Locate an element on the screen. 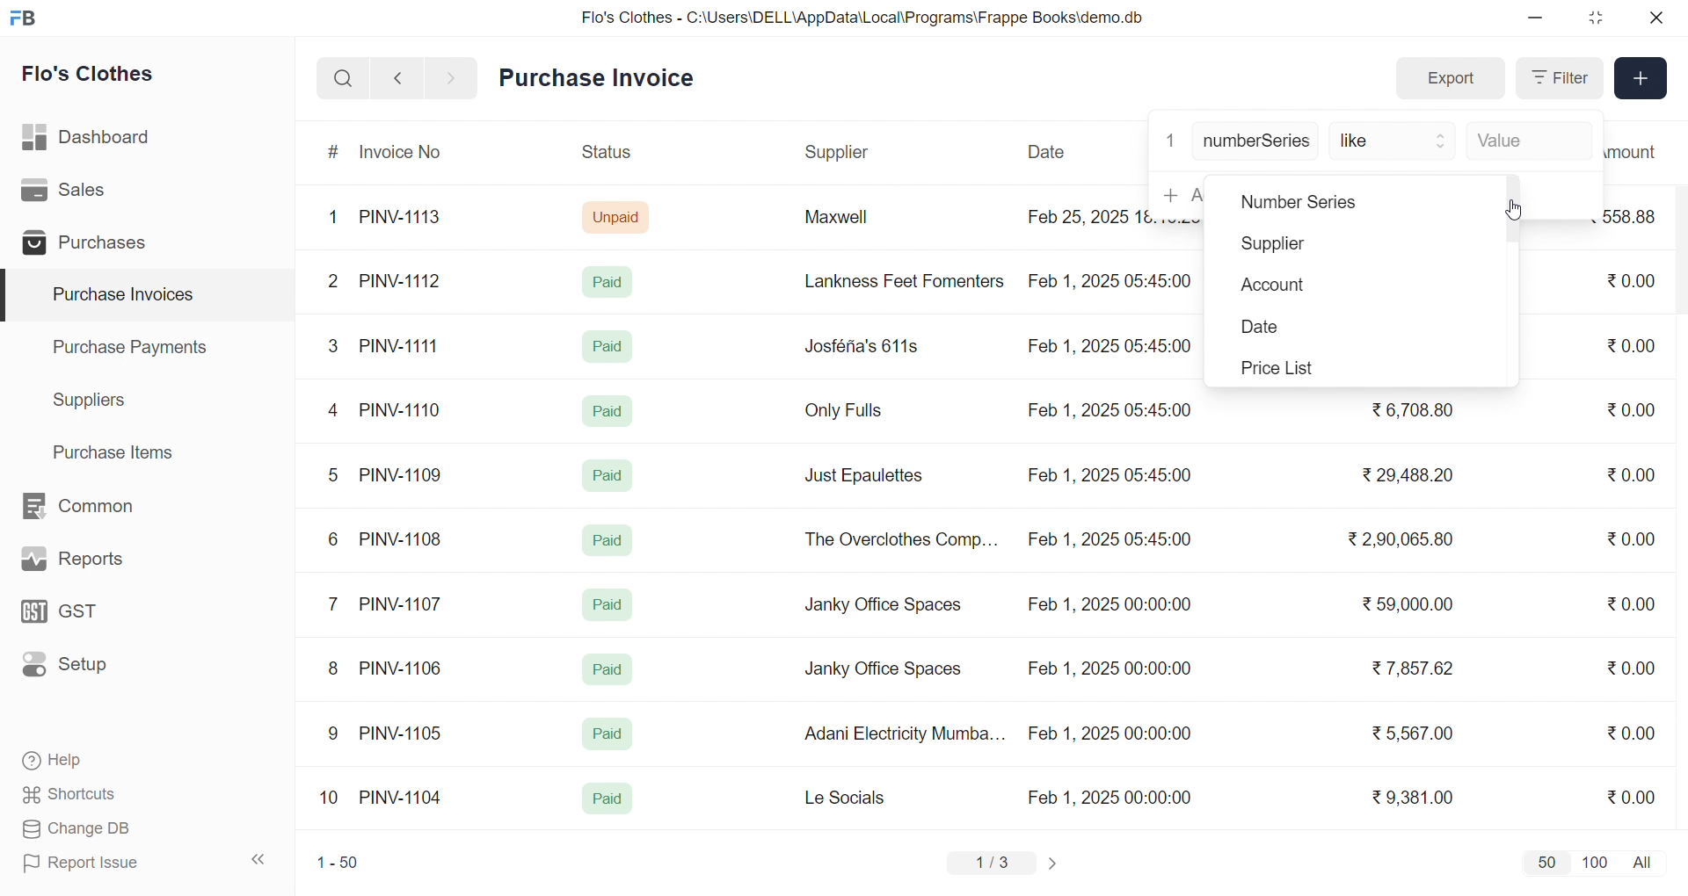  3 is located at coordinates (333, 345).